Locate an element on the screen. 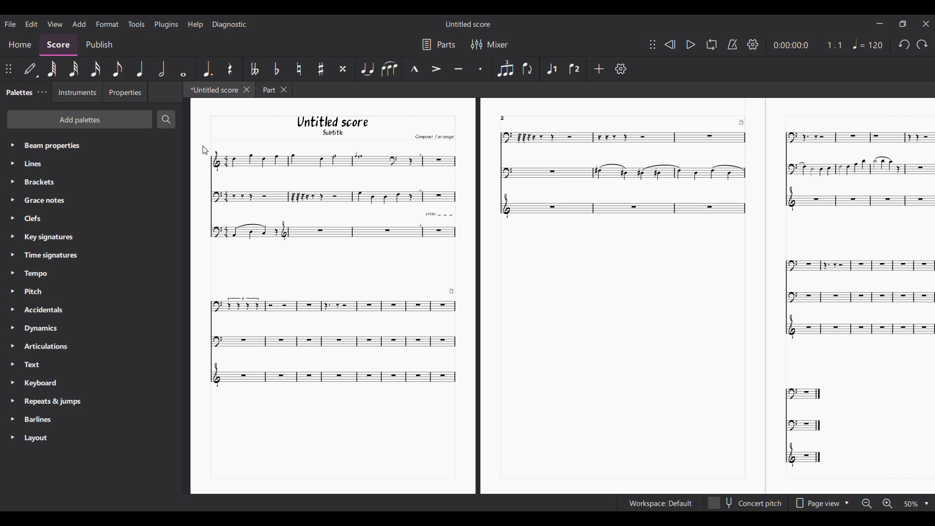 The image size is (935, 526).  is located at coordinates (624, 205).